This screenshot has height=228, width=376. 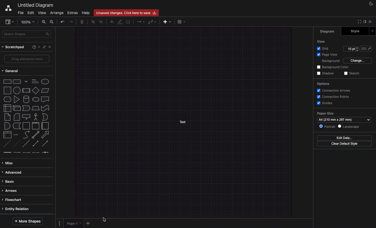 What do you see at coordinates (365, 22) in the screenshot?
I see `Sidebar` at bounding box center [365, 22].